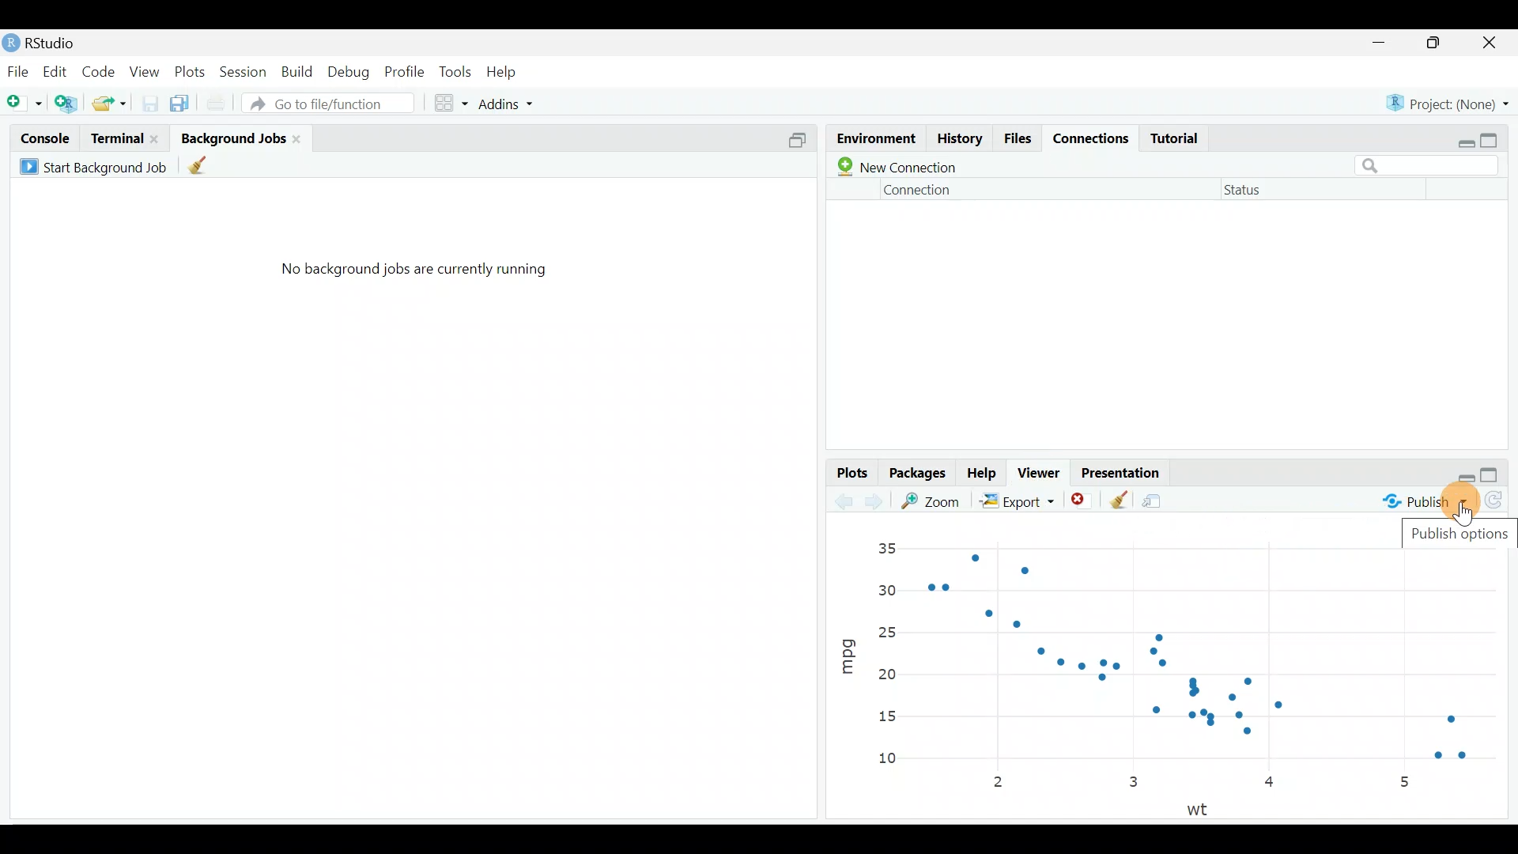 Image resolution: width=1518 pixels, height=854 pixels. I want to click on New connection, so click(893, 167).